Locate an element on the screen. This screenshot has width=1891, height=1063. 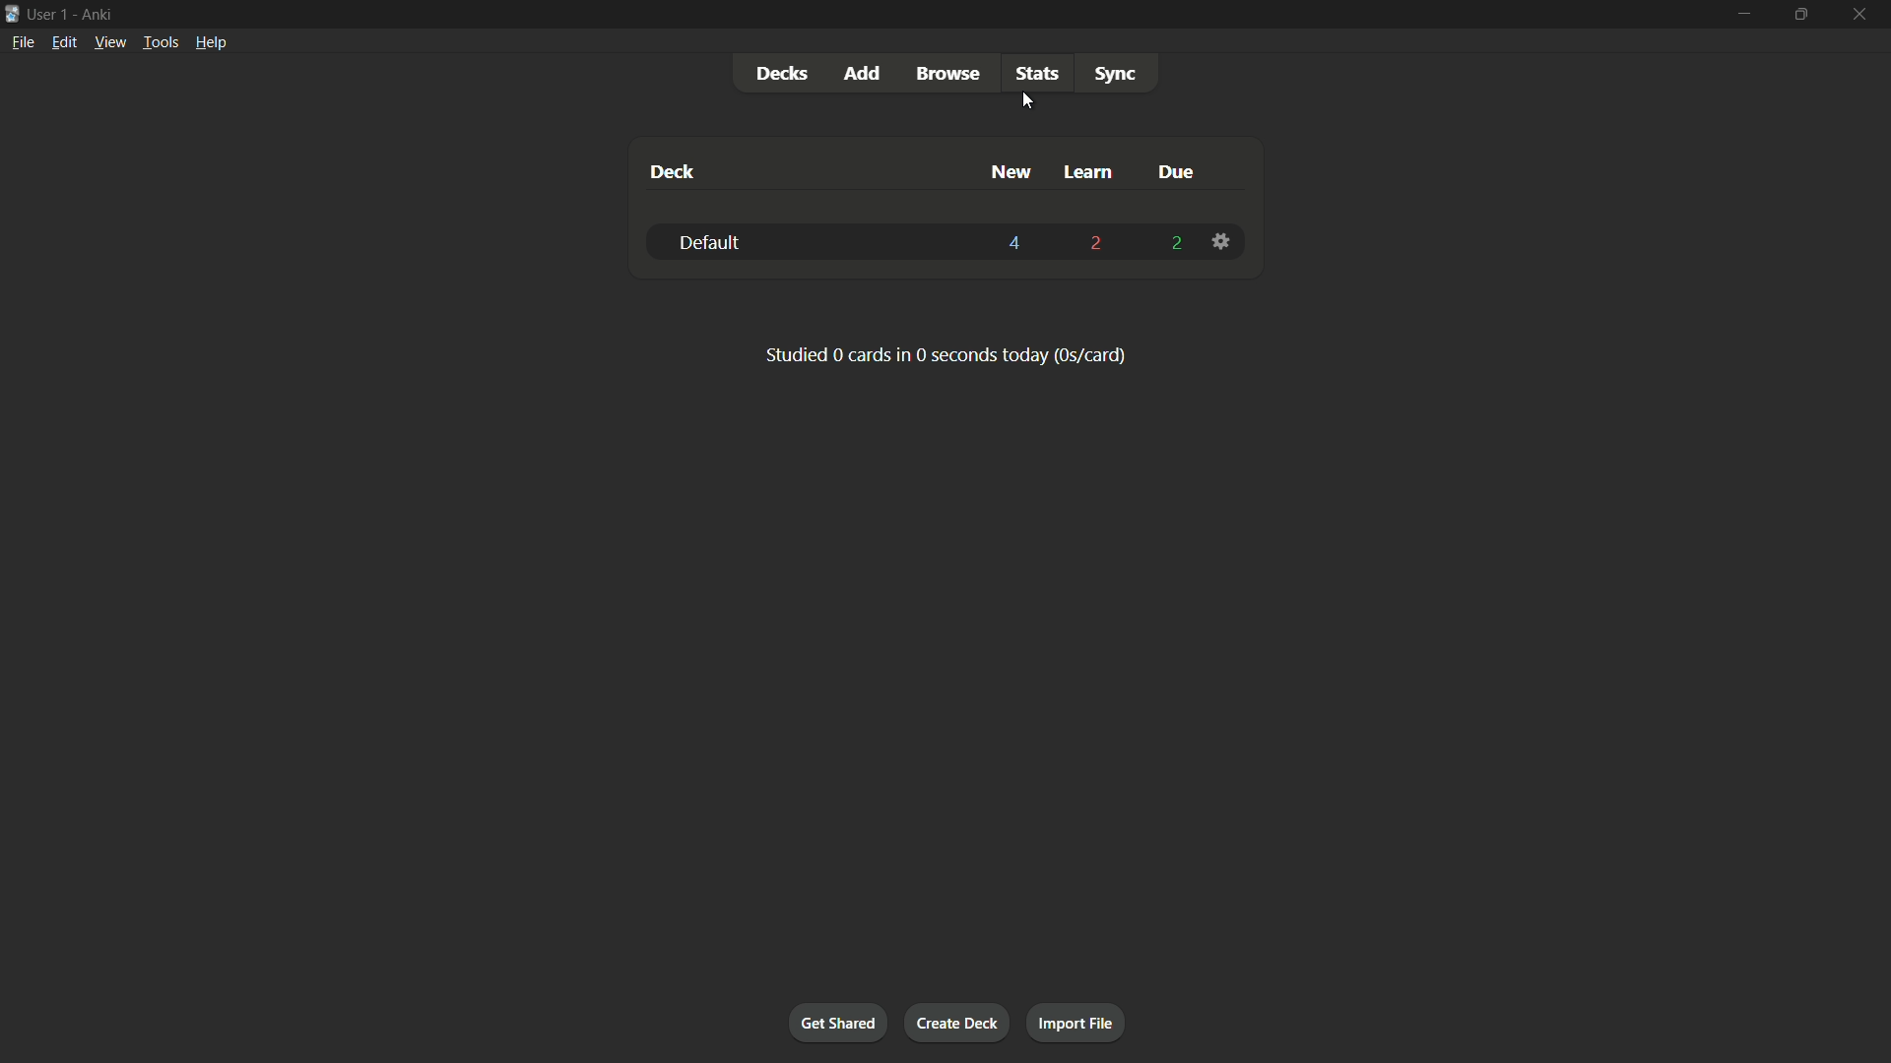
settings is located at coordinates (1224, 241).